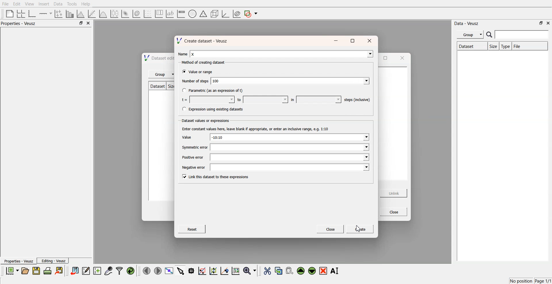 This screenshot has width=552, height=284. Describe the element at coordinates (202, 14) in the screenshot. I see `ternary shapes` at that location.